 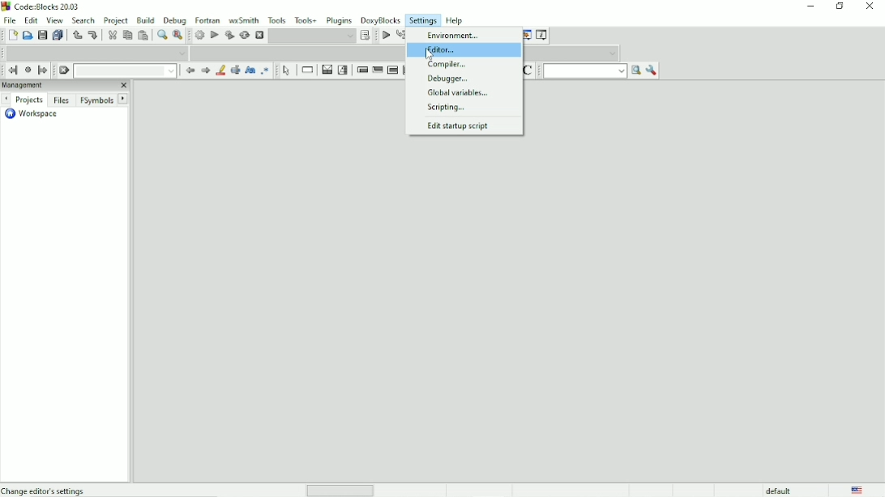 What do you see at coordinates (45, 70) in the screenshot?
I see `Jump forward` at bounding box center [45, 70].